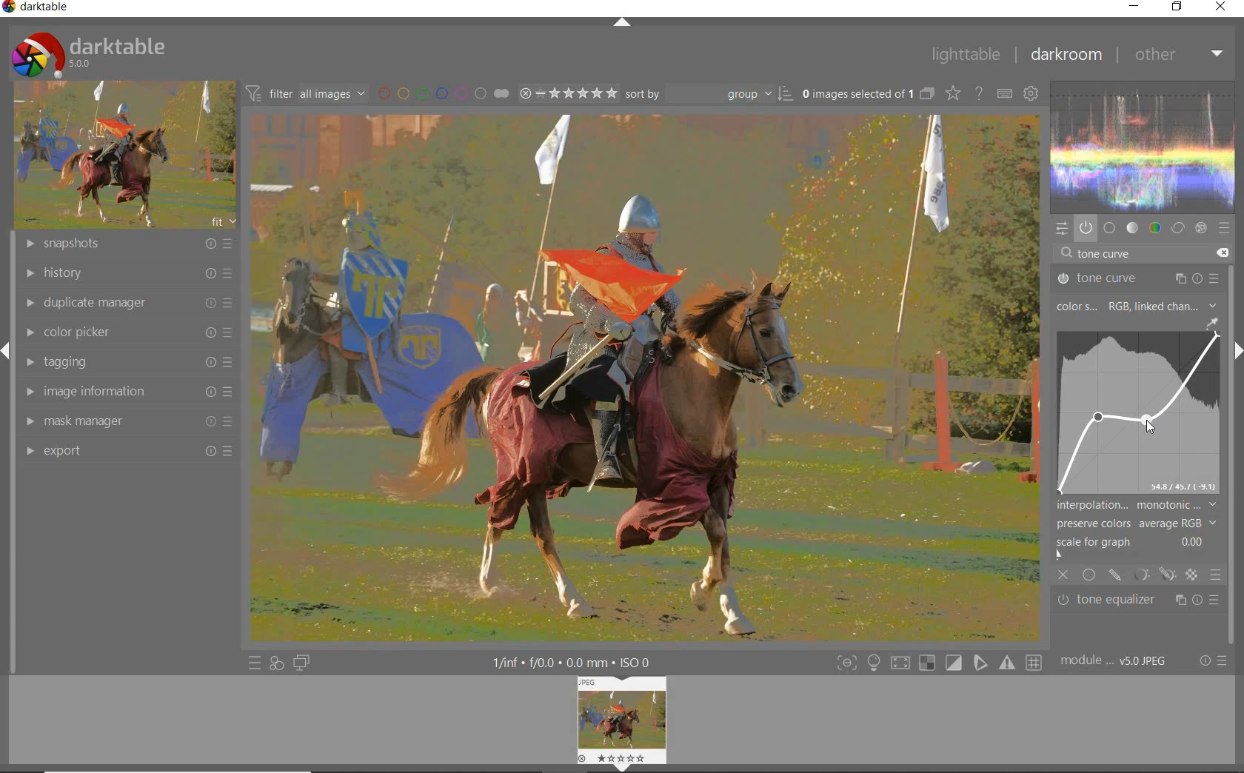  I want to click on preserve colors, so click(1136, 523).